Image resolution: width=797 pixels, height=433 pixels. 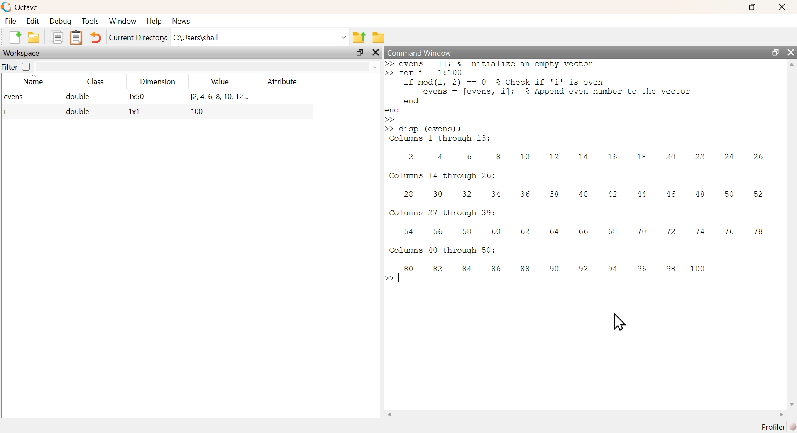 What do you see at coordinates (92, 20) in the screenshot?
I see `tools` at bounding box center [92, 20].